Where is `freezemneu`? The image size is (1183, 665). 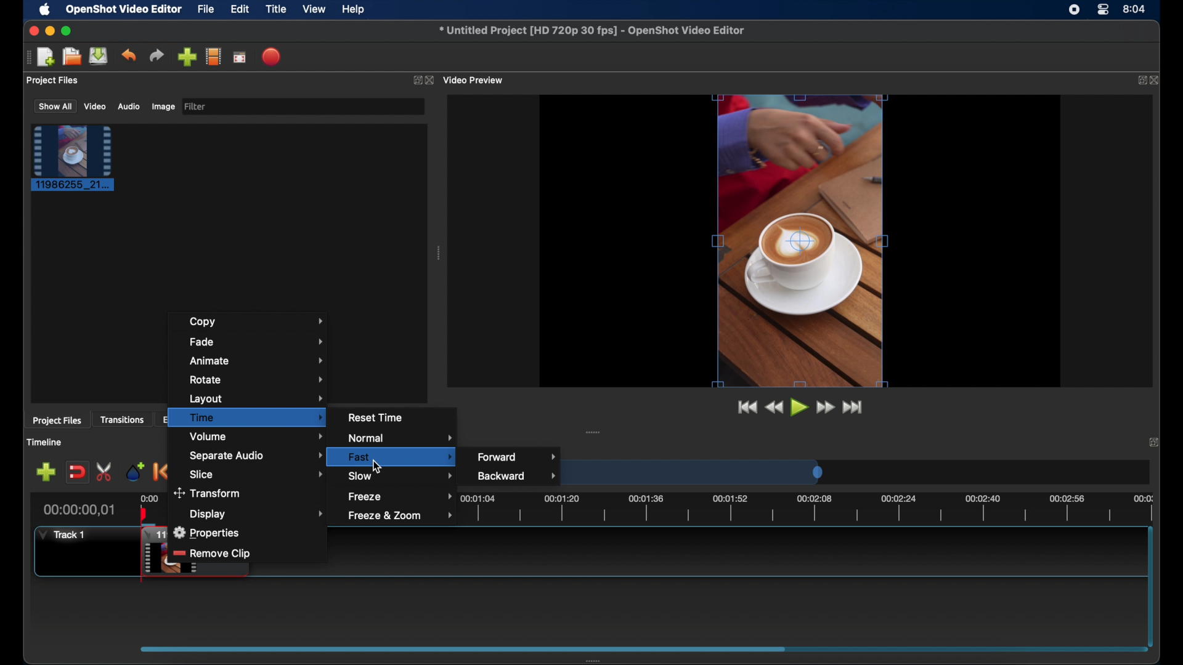
freezemneu is located at coordinates (403, 496).